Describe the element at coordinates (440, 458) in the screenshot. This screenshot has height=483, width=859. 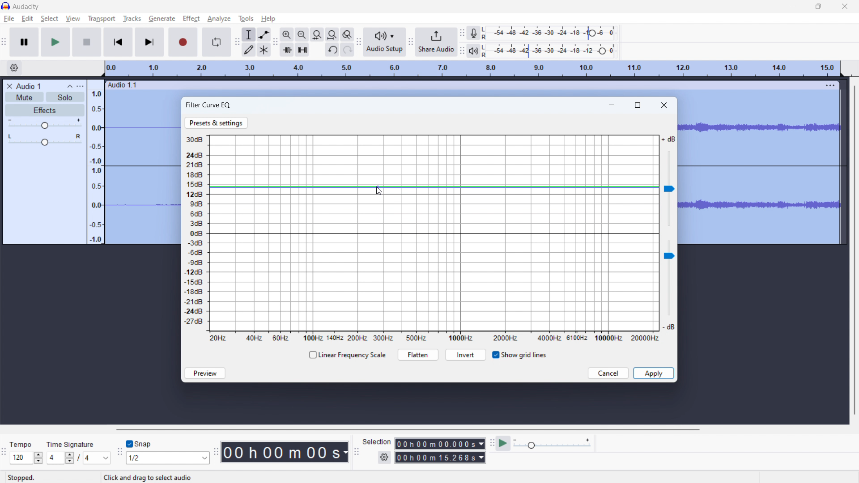
I see `00h00m15.268s(end time)` at that location.